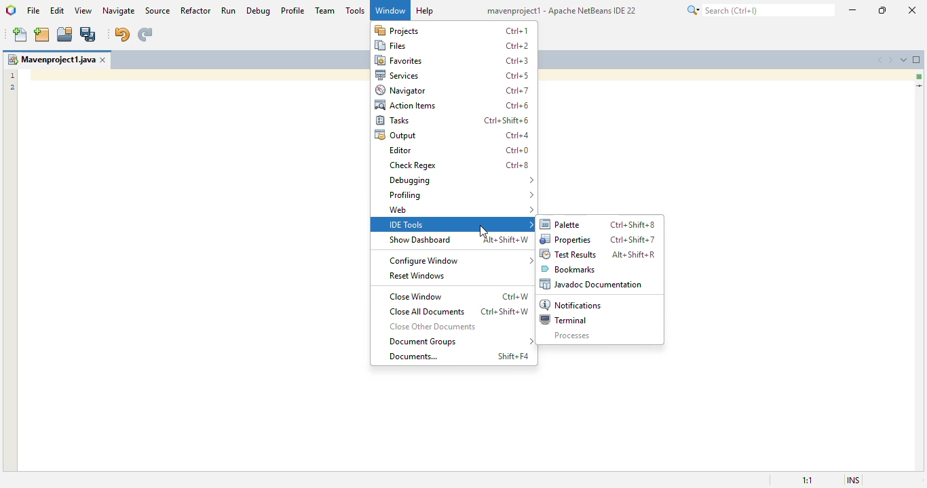  What do you see at coordinates (196, 10) in the screenshot?
I see `refactor` at bounding box center [196, 10].